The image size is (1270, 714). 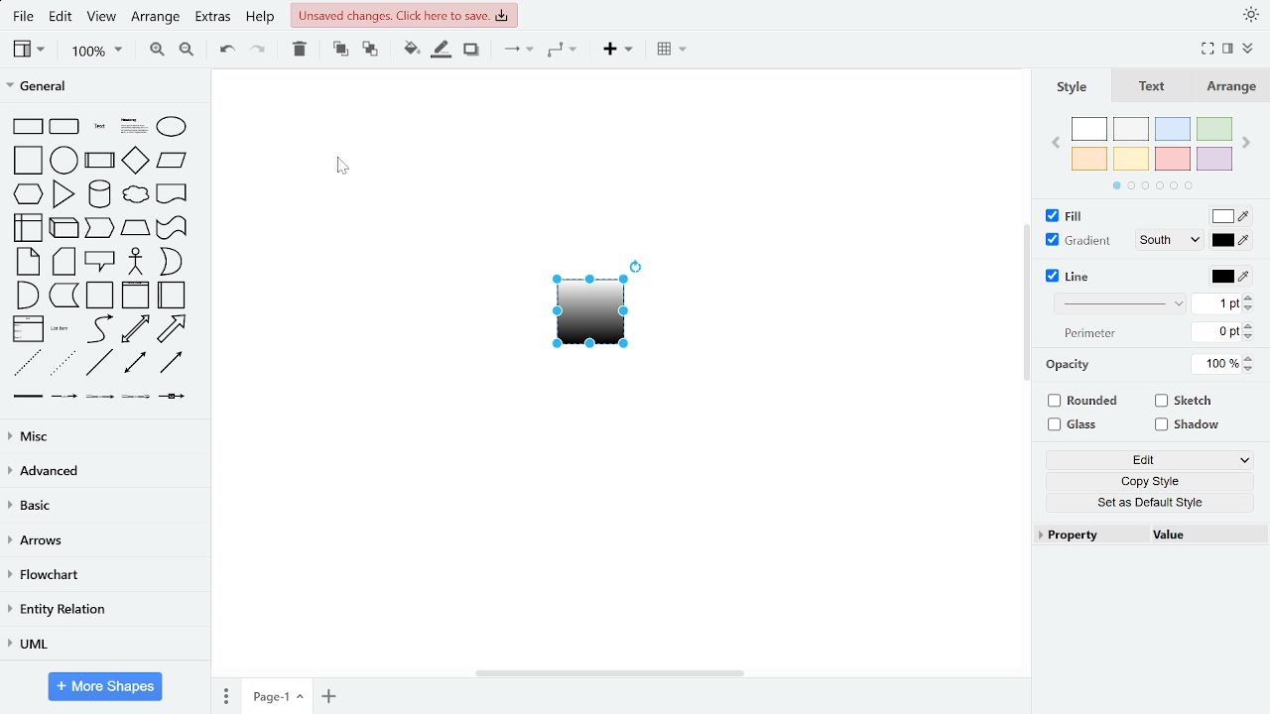 I want to click on decrease perimeter, so click(x=1251, y=309).